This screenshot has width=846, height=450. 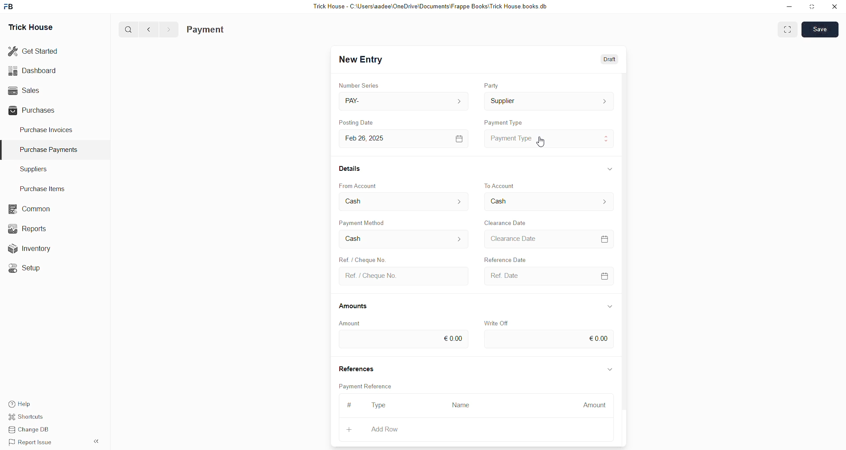 I want to click on Draft, so click(x=607, y=61).